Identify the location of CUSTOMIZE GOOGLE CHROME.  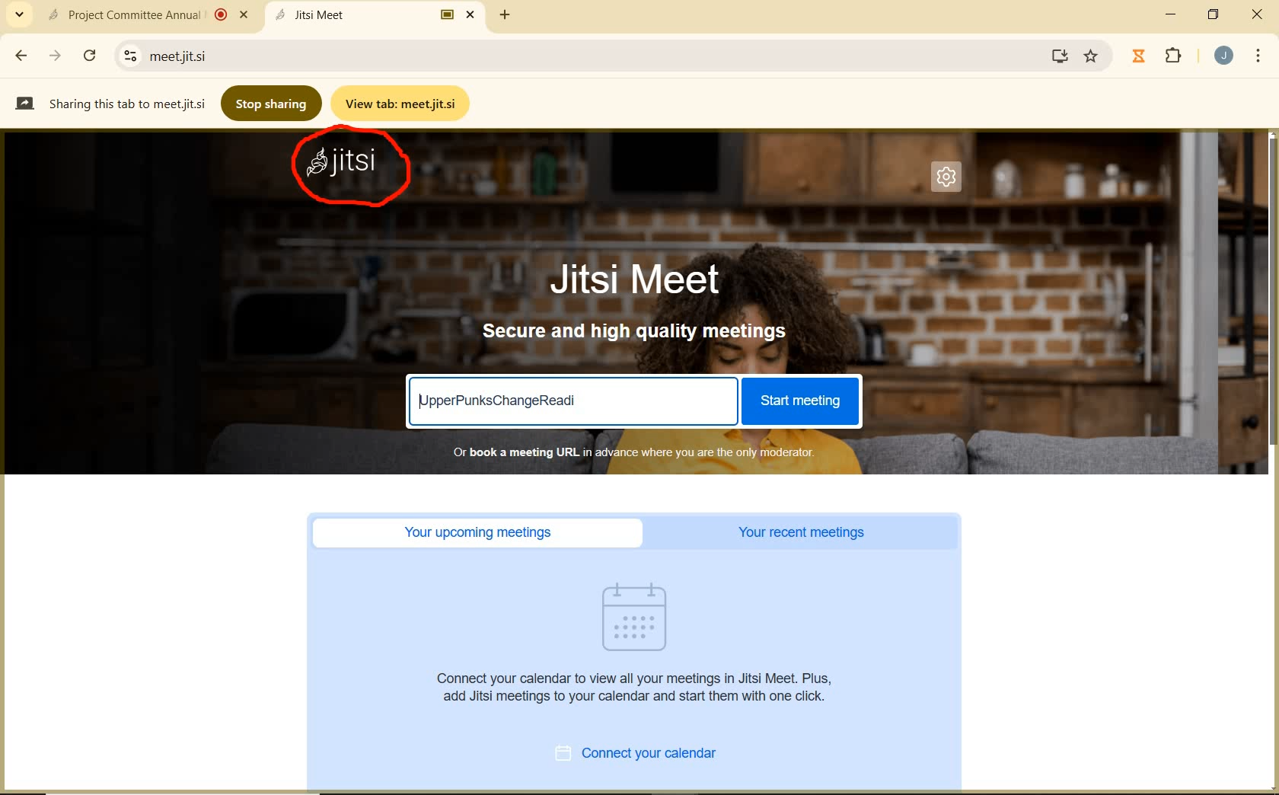
(1258, 57).